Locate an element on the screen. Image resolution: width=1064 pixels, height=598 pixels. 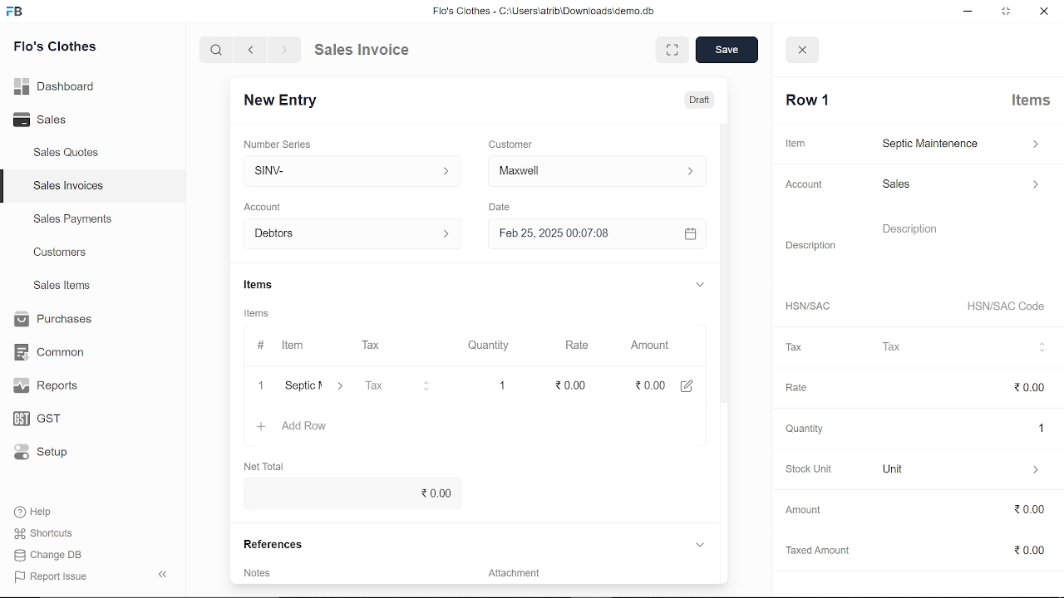
Account is located at coordinates (806, 184).